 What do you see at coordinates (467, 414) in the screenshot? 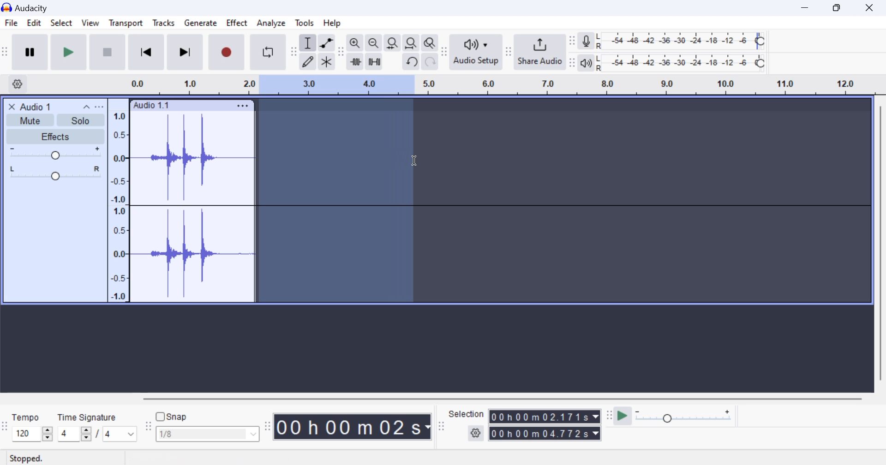
I see `Selection` at bounding box center [467, 414].